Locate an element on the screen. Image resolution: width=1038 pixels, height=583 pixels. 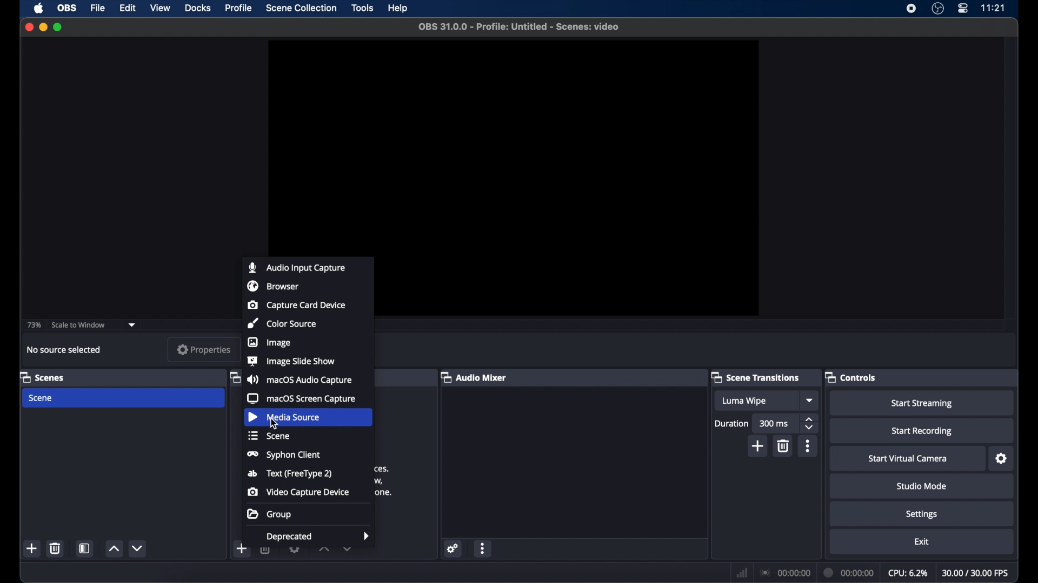
image slide show is located at coordinates (291, 361).